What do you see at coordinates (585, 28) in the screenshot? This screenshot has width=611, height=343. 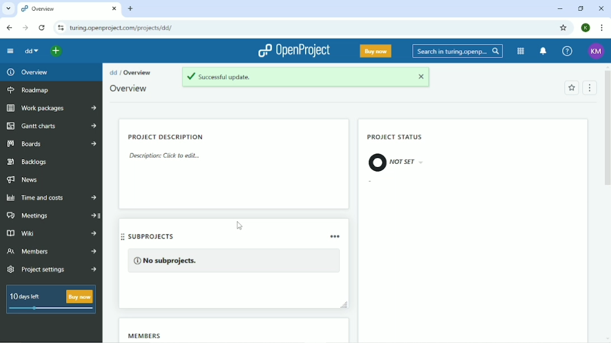 I see `Account` at bounding box center [585, 28].